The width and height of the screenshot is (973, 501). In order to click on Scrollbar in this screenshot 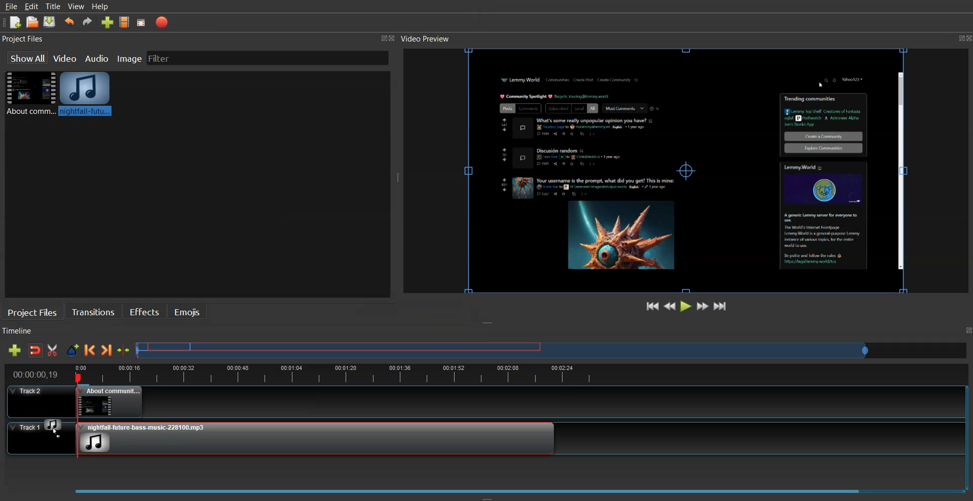, I will do `click(900, 172)`.